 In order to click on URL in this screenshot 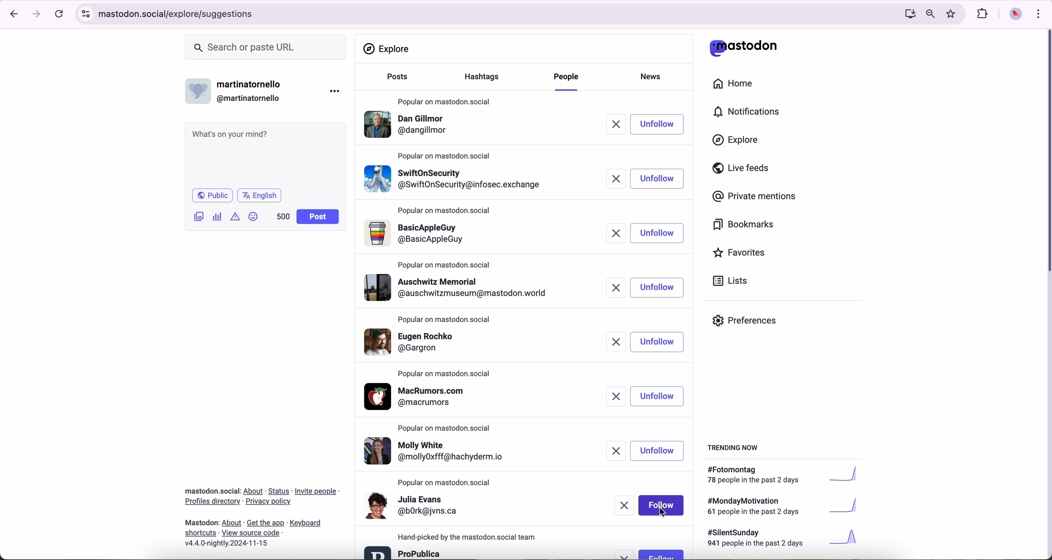, I will do `click(179, 13)`.